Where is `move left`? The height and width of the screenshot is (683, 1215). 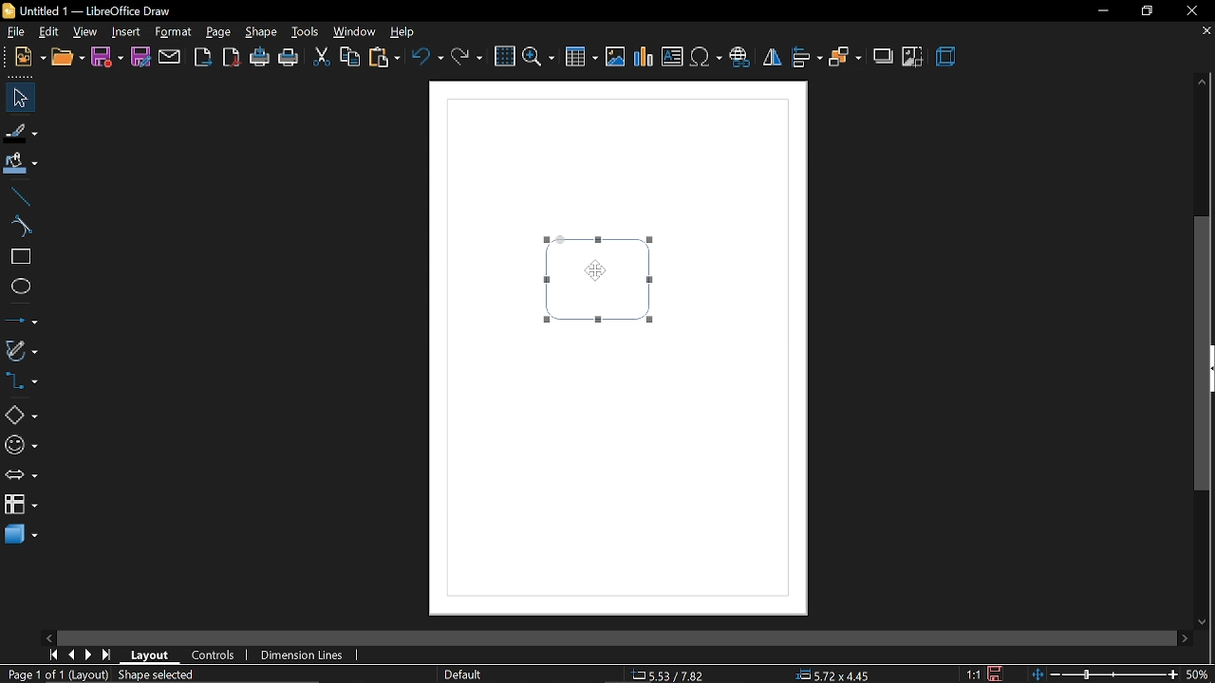 move left is located at coordinates (51, 636).